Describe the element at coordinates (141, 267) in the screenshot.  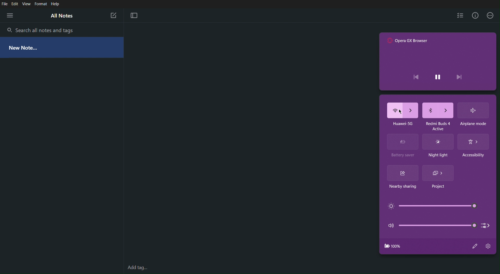
I see `Add tag...` at that location.